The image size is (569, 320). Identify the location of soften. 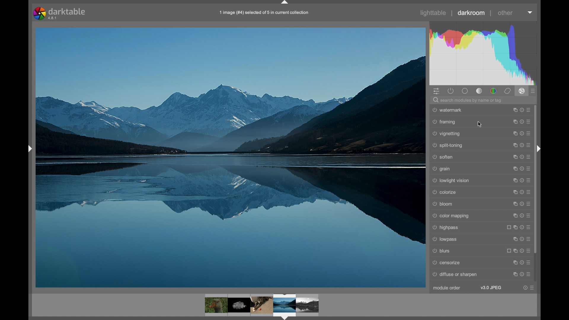
(443, 157).